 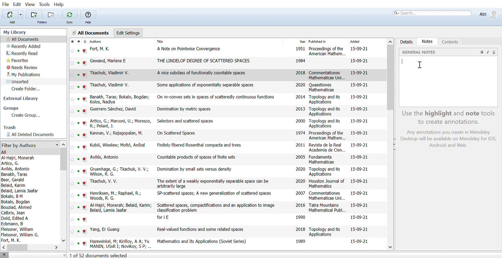 What do you see at coordinates (300, 181) in the screenshot?
I see `2020` at bounding box center [300, 181].